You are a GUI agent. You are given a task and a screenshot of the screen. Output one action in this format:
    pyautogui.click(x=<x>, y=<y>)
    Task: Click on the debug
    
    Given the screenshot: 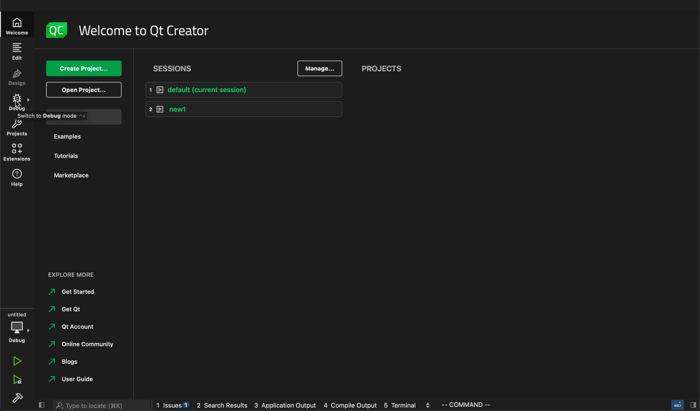 What is the action you would take?
    pyautogui.click(x=18, y=329)
    